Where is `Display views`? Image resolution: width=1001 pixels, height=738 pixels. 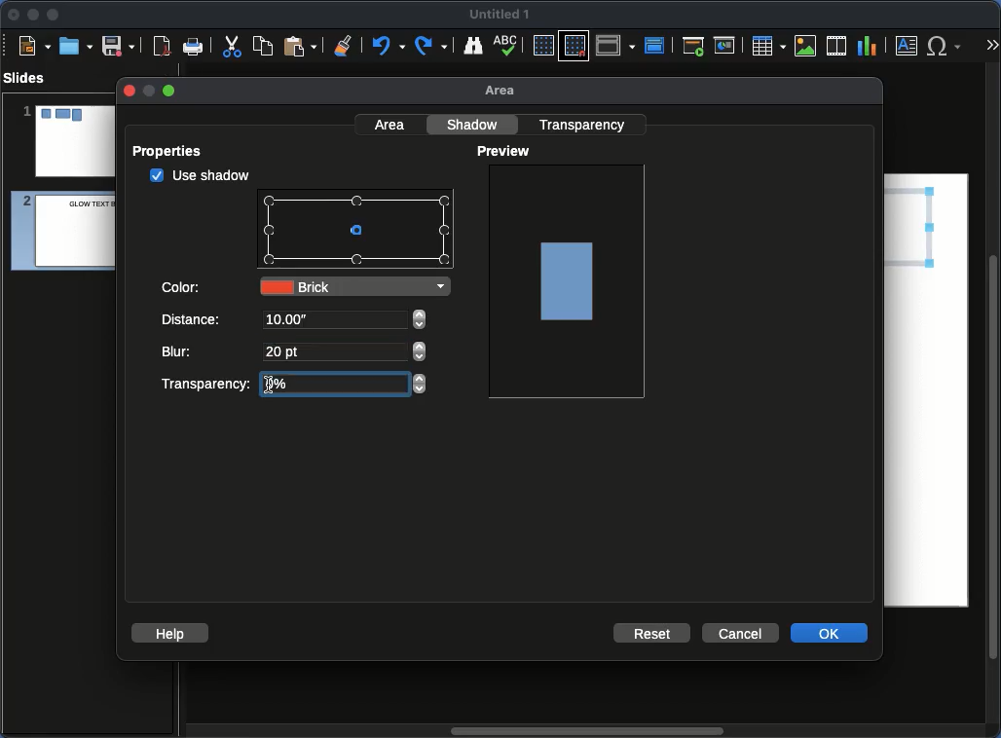
Display views is located at coordinates (618, 44).